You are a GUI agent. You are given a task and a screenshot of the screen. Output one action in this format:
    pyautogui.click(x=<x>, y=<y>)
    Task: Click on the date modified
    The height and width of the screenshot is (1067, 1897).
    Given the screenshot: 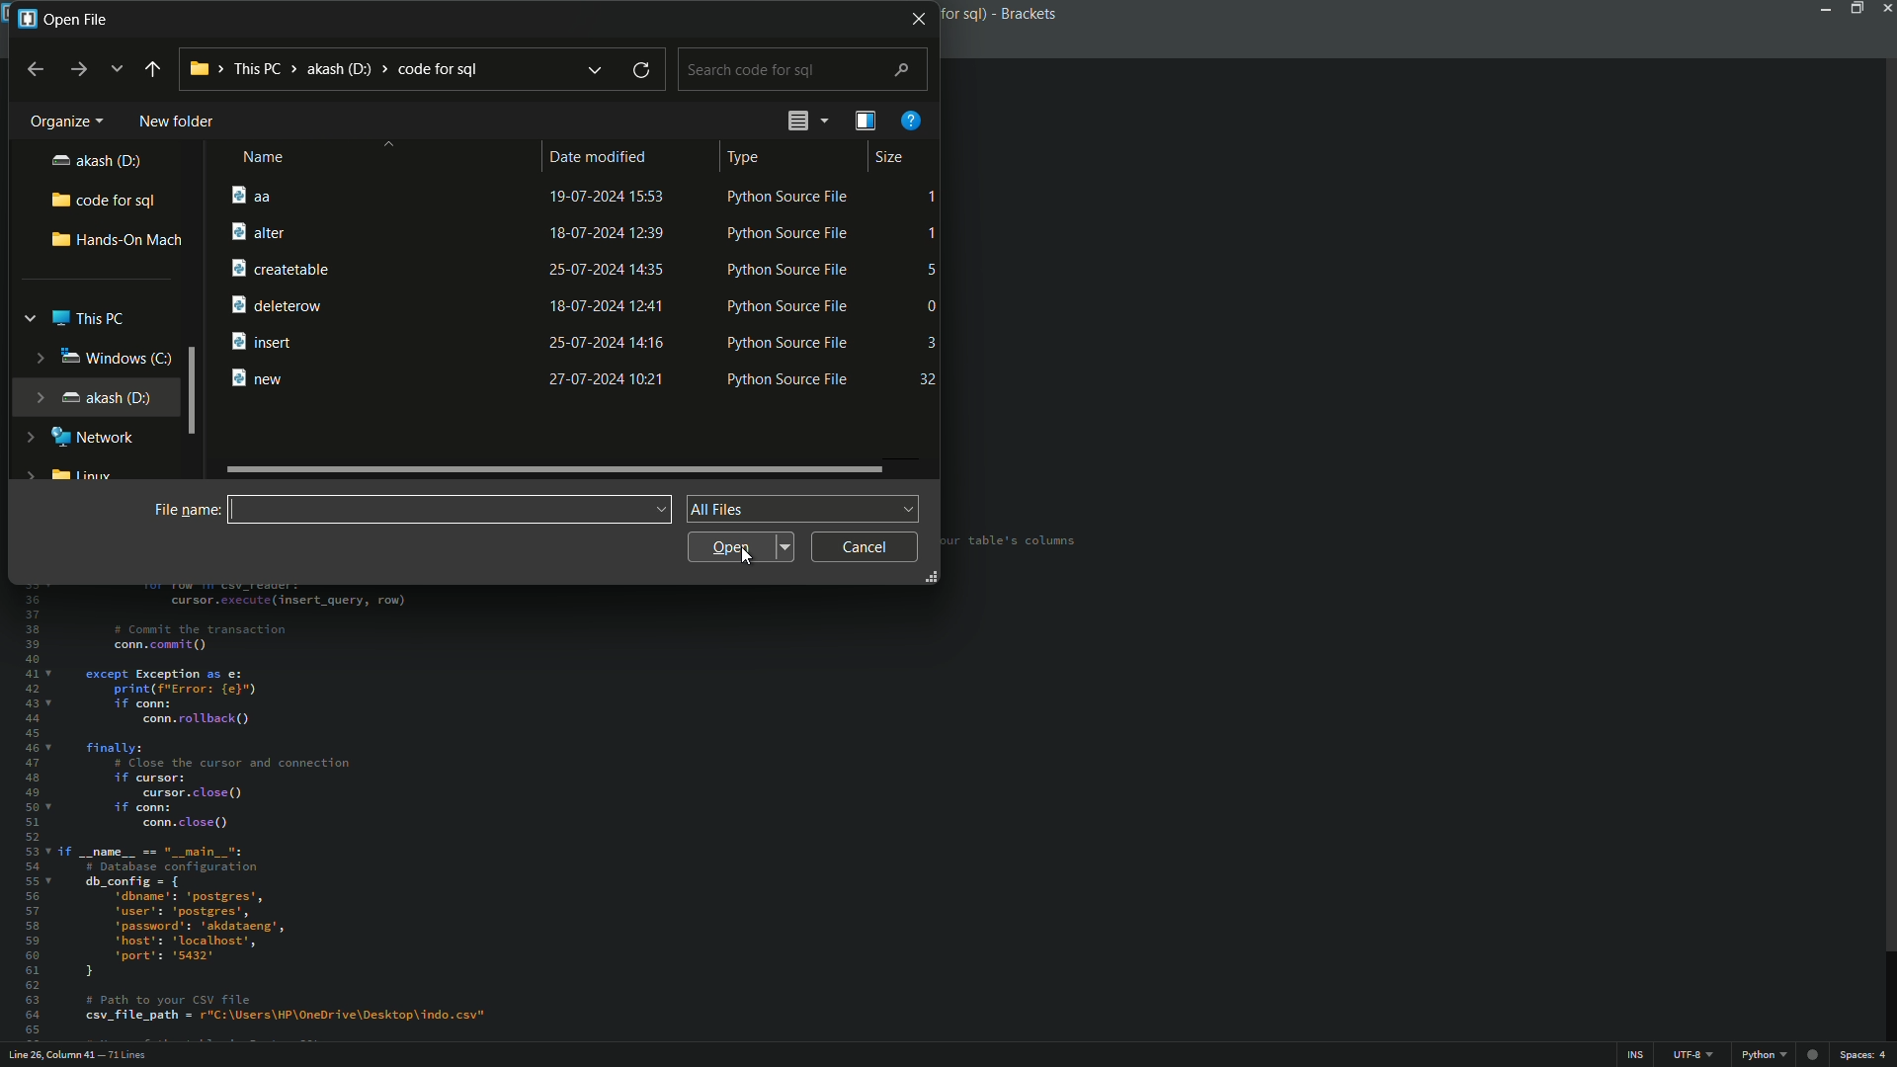 What is the action you would take?
    pyautogui.click(x=600, y=157)
    